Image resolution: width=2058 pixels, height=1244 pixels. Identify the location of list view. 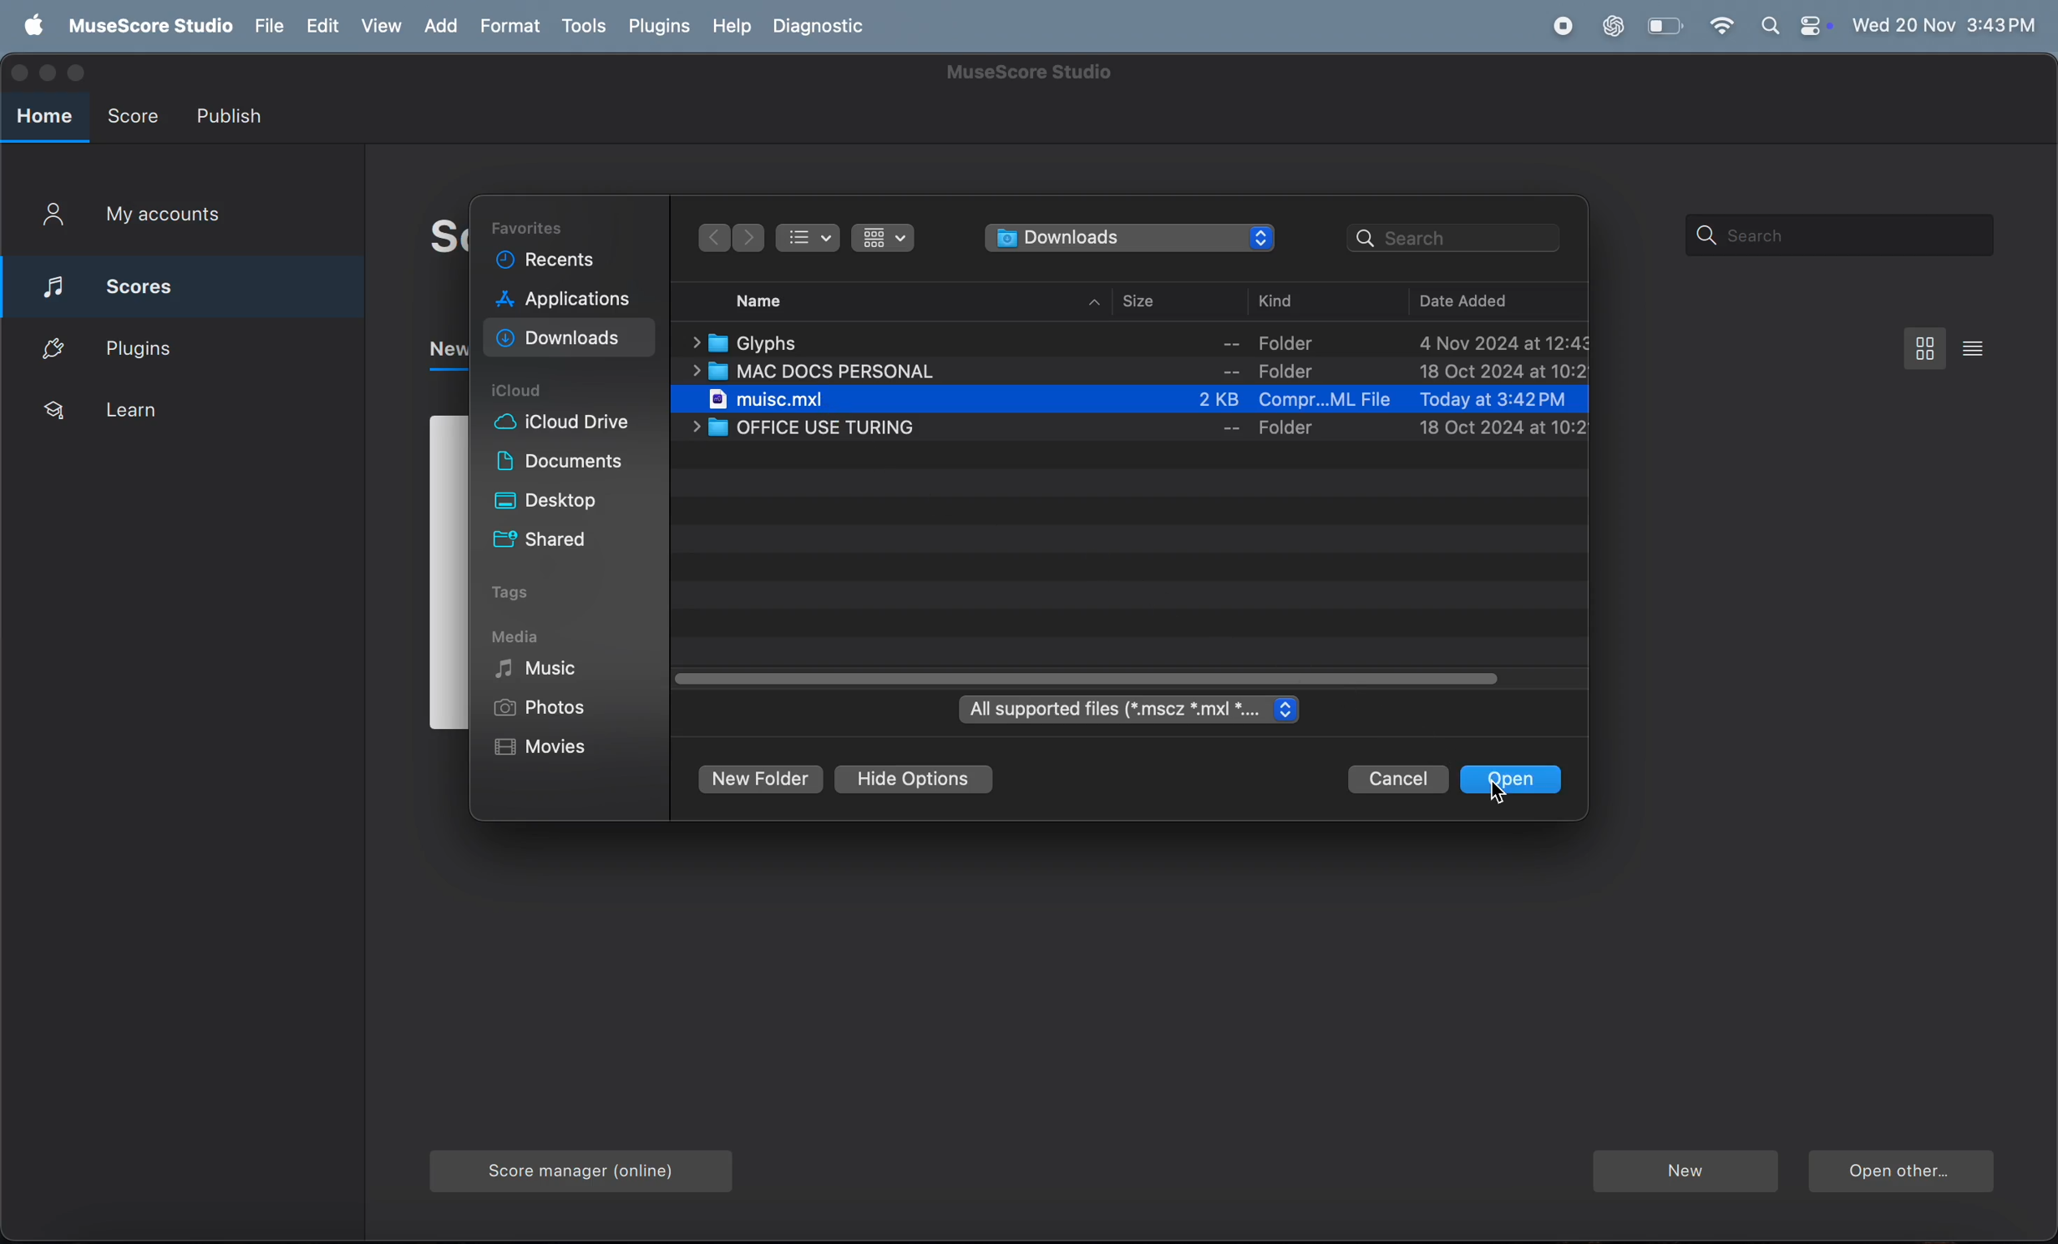
(1974, 347).